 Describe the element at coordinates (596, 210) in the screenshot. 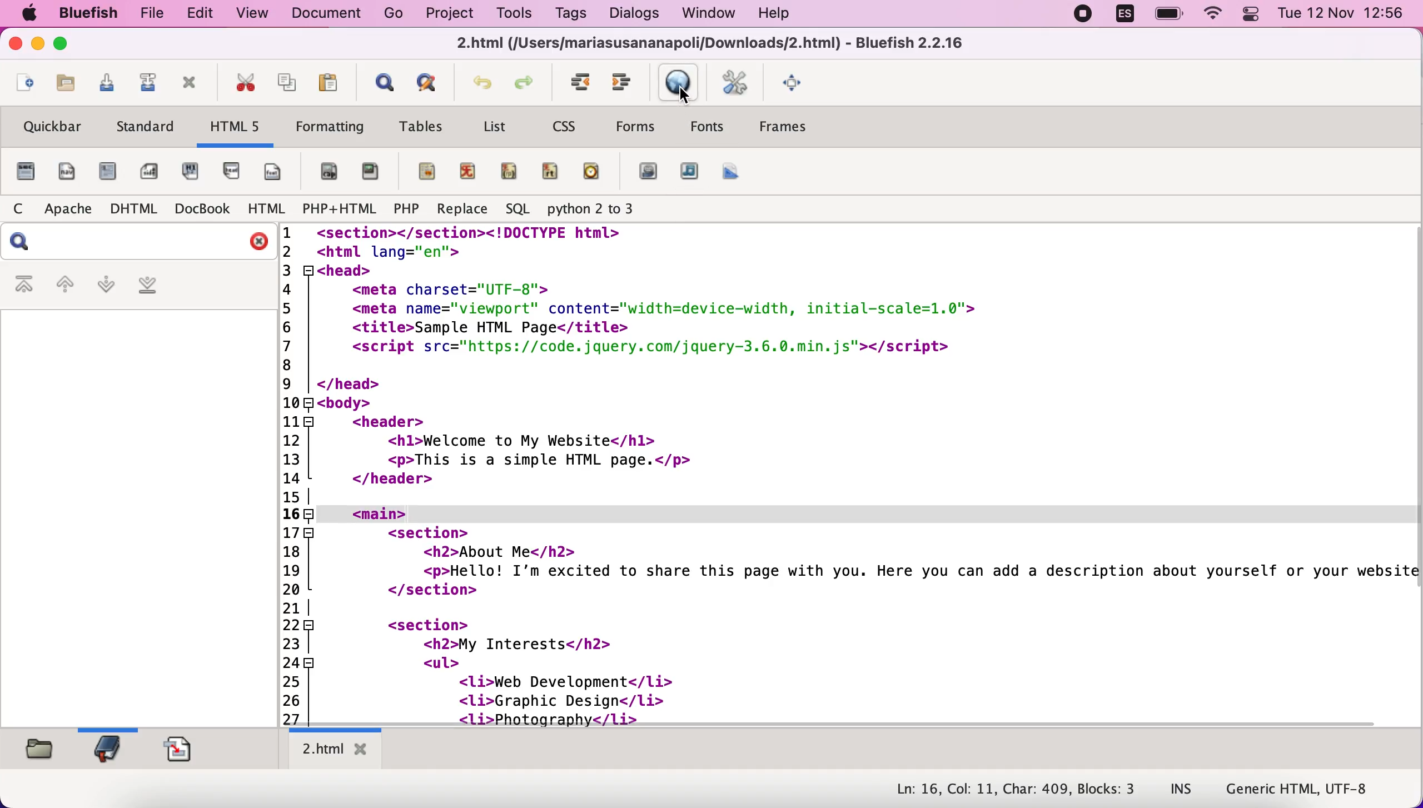

I see `python2 to 3` at that location.